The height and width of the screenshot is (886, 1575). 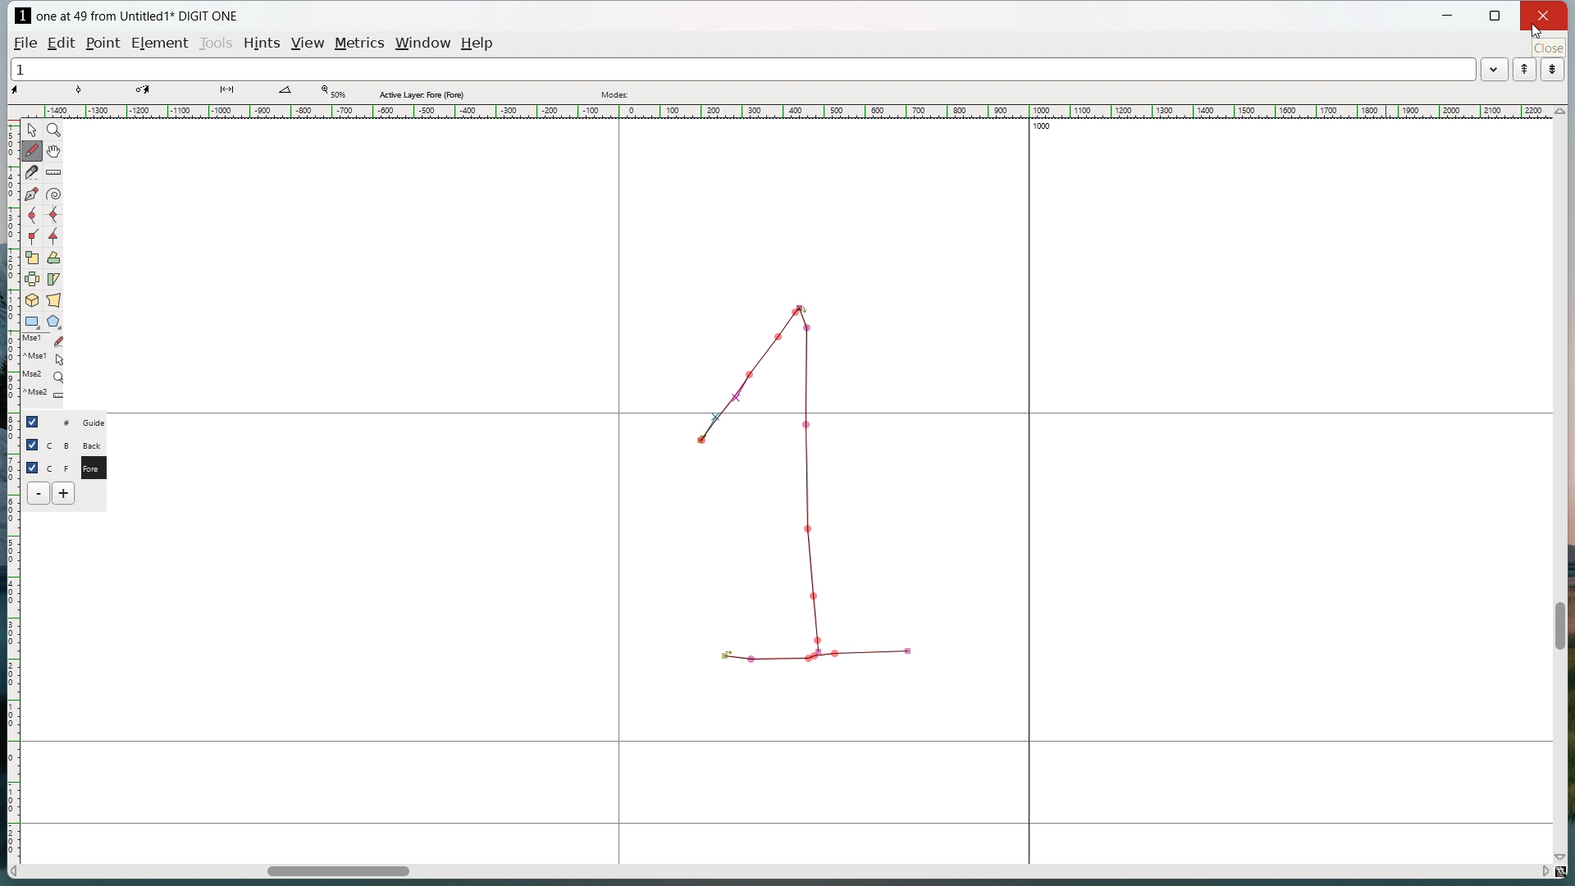 What do you see at coordinates (11, 482) in the screenshot?
I see `vertical ruler` at bounding box center [11, 482].